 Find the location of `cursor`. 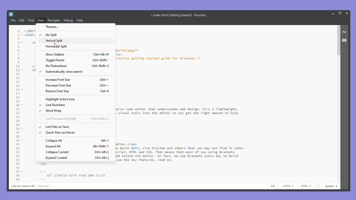

cursor is located at coordinates (56, 45).